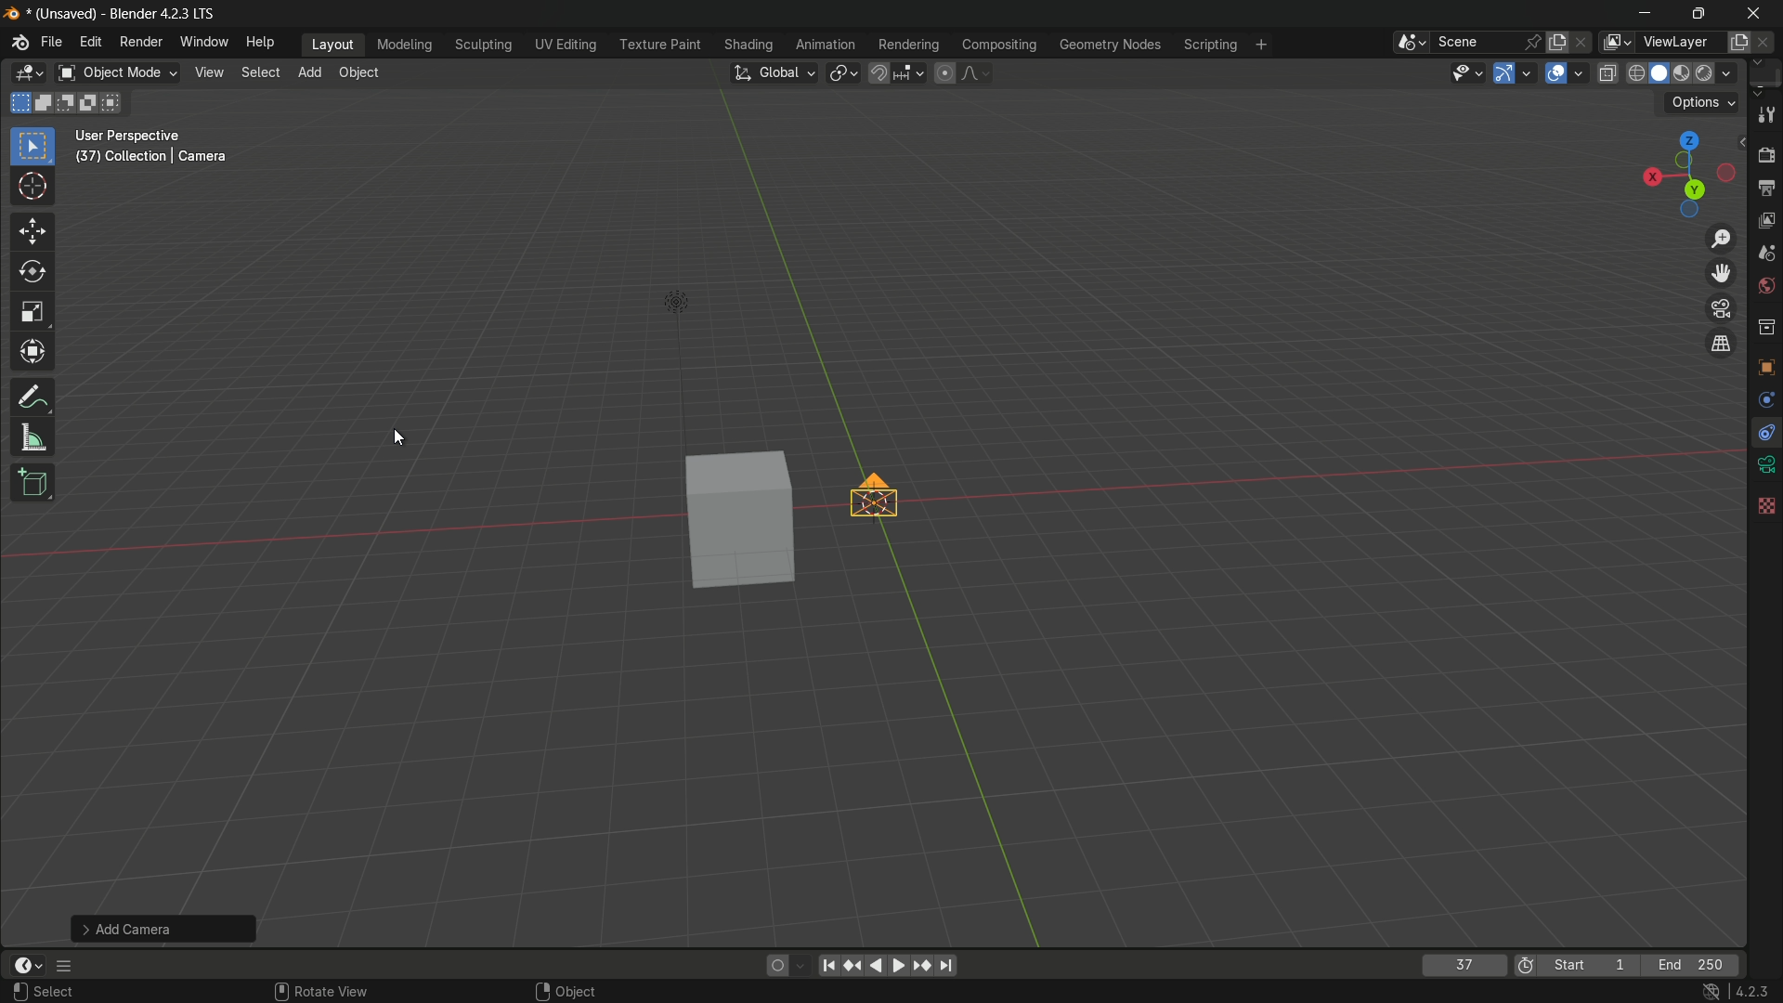 Image resolution: width=1783 pixels, height=1003 pixels. What do you see at coordinates (1765, 431) in the screenshot?
I see `free tool` at bounding box center [1765, 431].